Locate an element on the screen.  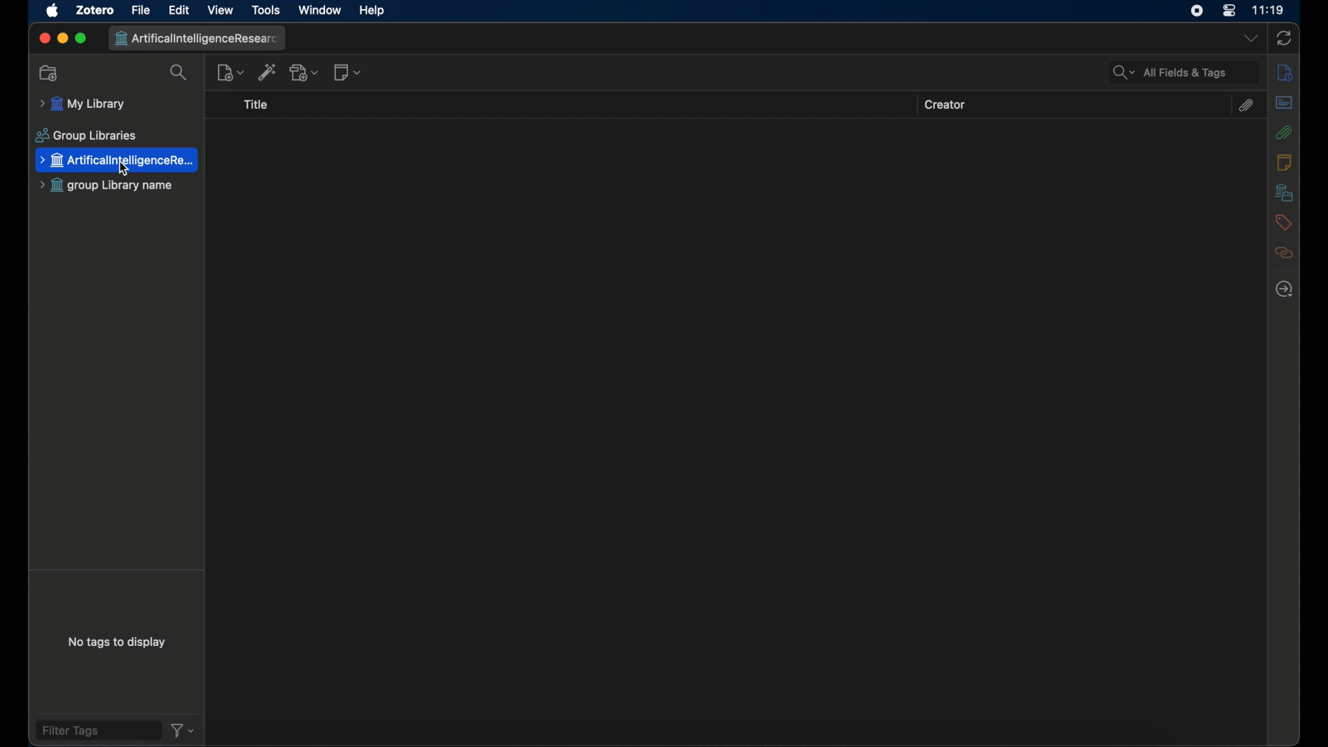
search is located at coordinates (179, 73).